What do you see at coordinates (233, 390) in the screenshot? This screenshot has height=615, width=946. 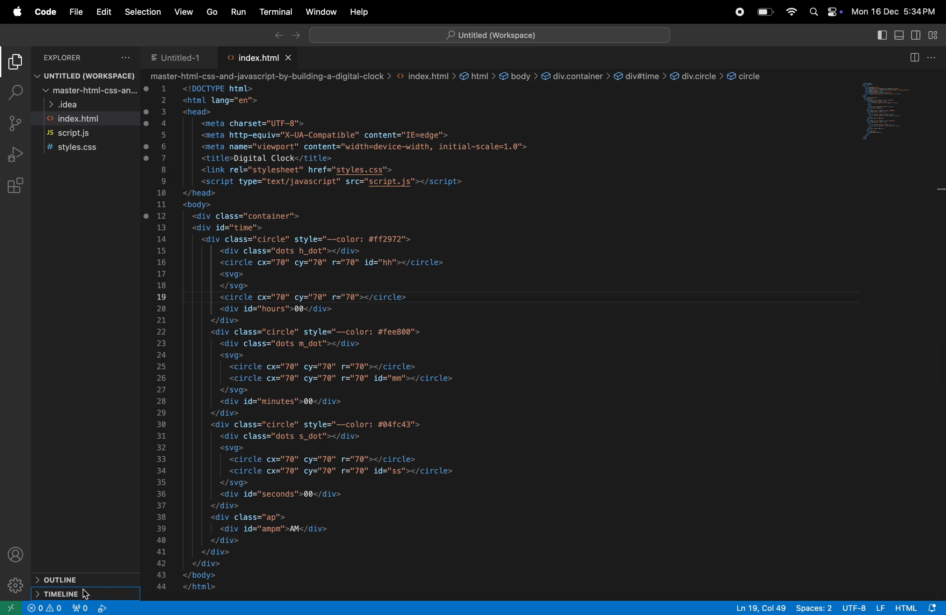 I see `</svg>` at bounding box center [233, 390].